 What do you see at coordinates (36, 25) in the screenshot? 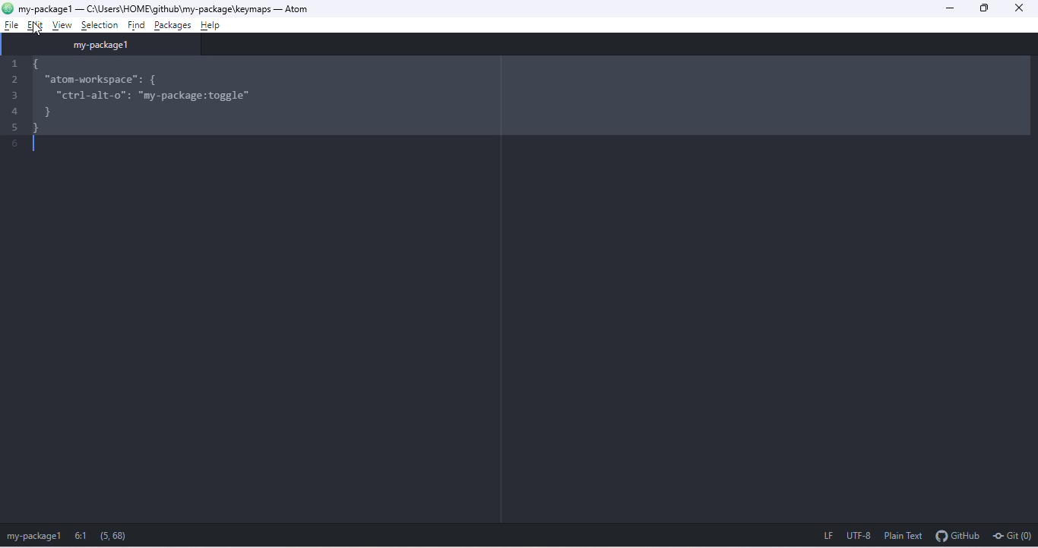
I see `cursor movement` at bounding box center [36, 25].